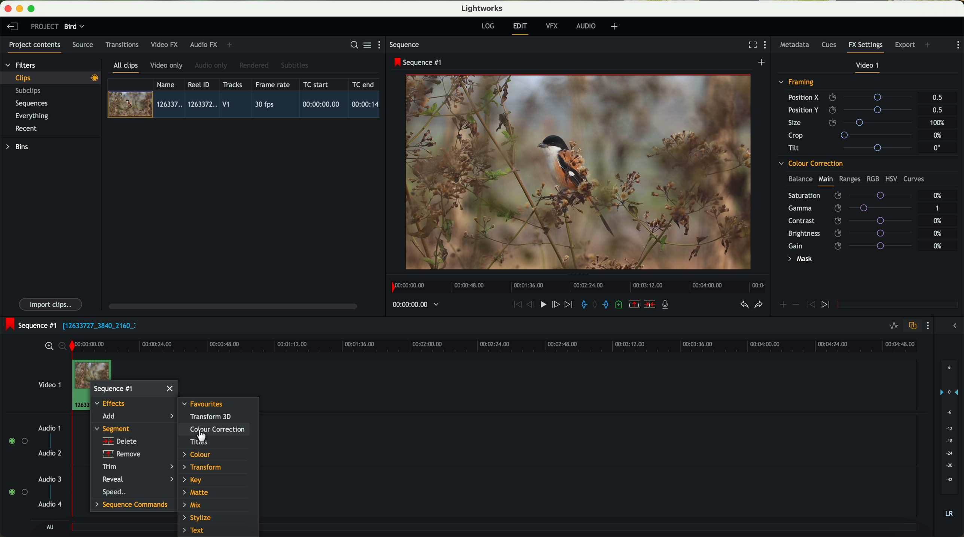 This screenshot has width=964, height=537. Describe the element at coordinates (939, 135) in the screenshot. I see `0%` at that location.